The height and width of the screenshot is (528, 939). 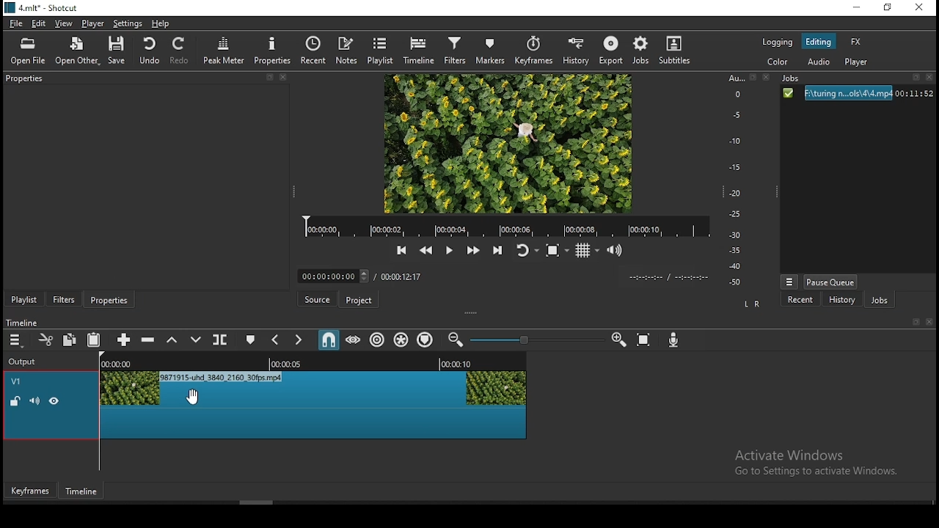 What do you see at coordinates (379, 51) in the screenshot?
I see `playlist` at bounding box center [379, 51].